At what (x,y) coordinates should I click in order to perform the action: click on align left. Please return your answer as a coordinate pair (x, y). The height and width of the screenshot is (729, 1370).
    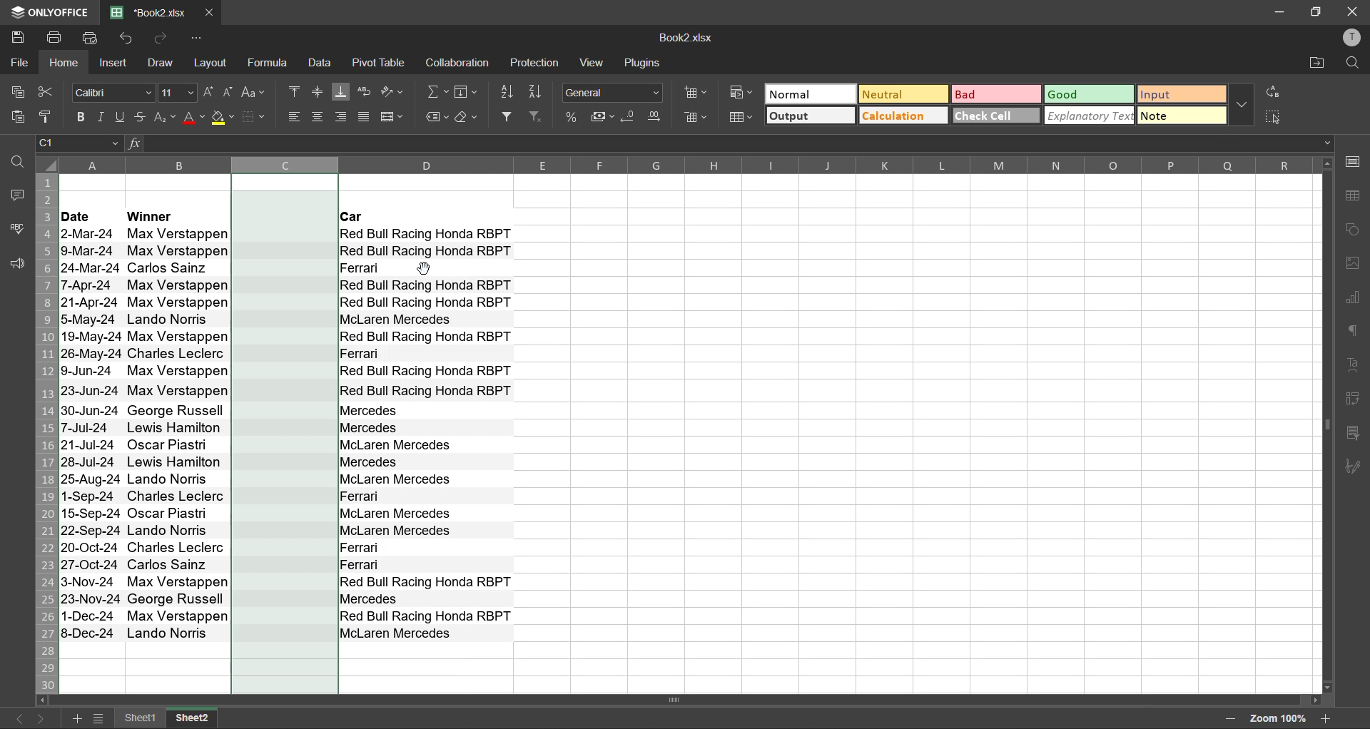
    Looking at the image, I should click on (291, 117).